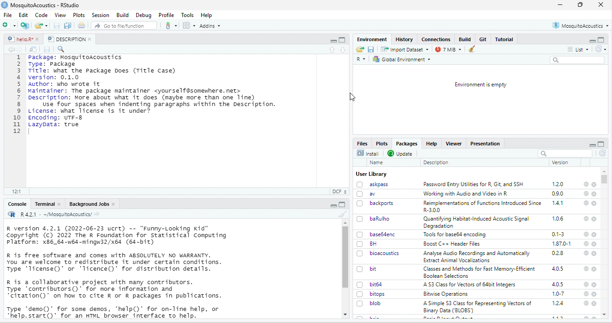 This screenshot has width=612, height=323. Describe the element at coordinates (68, 25) in the screenshot. I see `save all open documents` at that location.